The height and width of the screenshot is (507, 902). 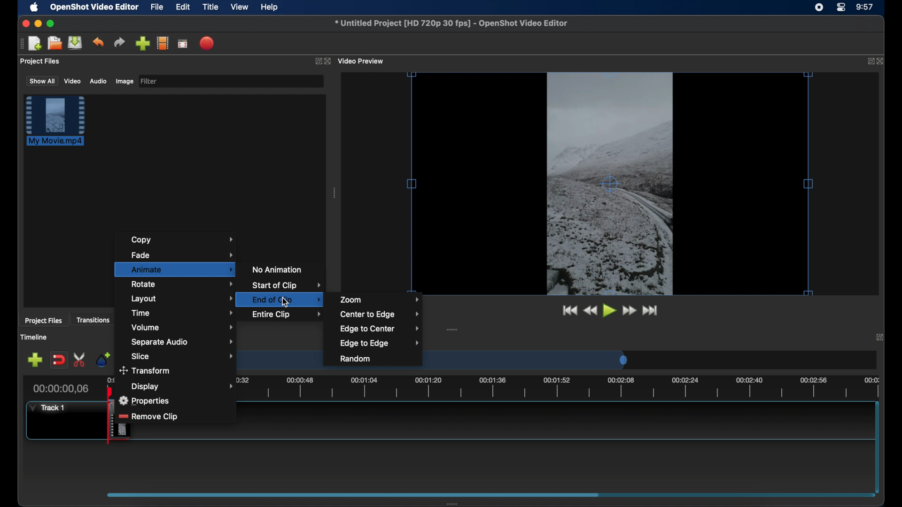 I want to click on show all, so click(x=41, y=80).